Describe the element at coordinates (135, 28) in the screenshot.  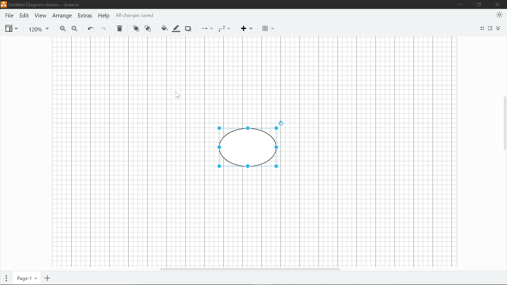
I see `Move front` at that location.